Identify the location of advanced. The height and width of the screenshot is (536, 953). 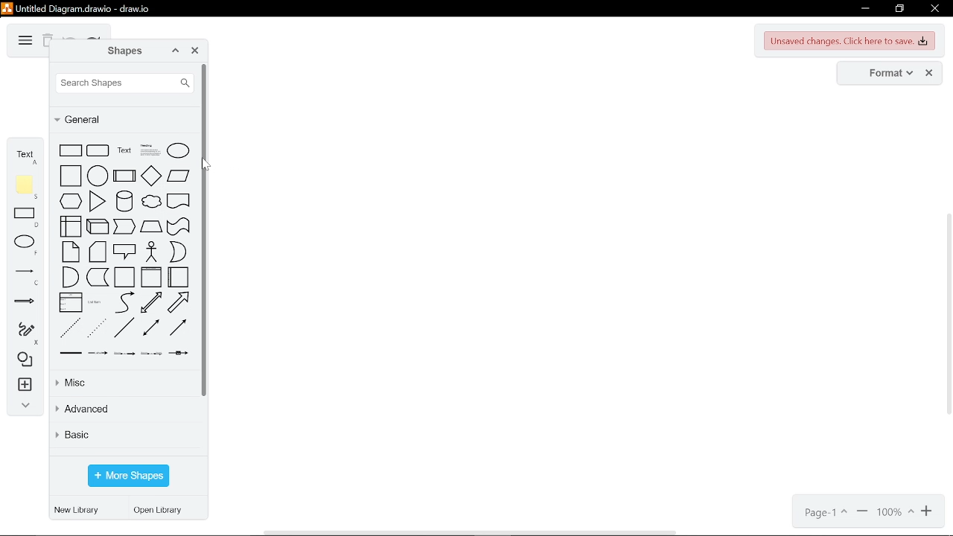
(122, 410).